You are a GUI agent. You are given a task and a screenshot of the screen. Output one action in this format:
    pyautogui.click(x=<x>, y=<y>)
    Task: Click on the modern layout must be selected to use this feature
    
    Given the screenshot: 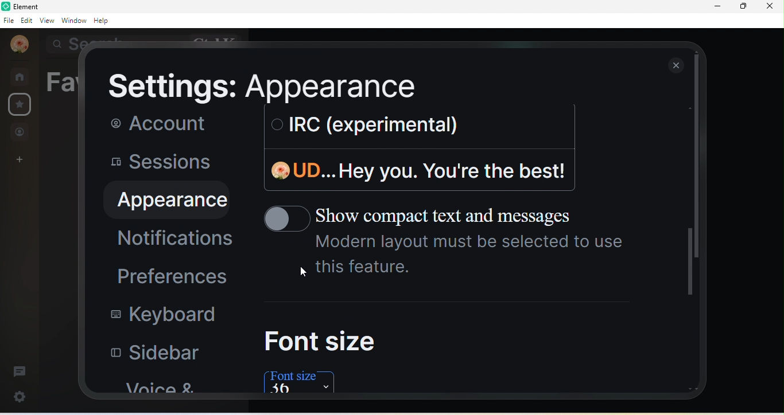 What is the action you would take?
    pyautogui.click(x=472, y=257)
    